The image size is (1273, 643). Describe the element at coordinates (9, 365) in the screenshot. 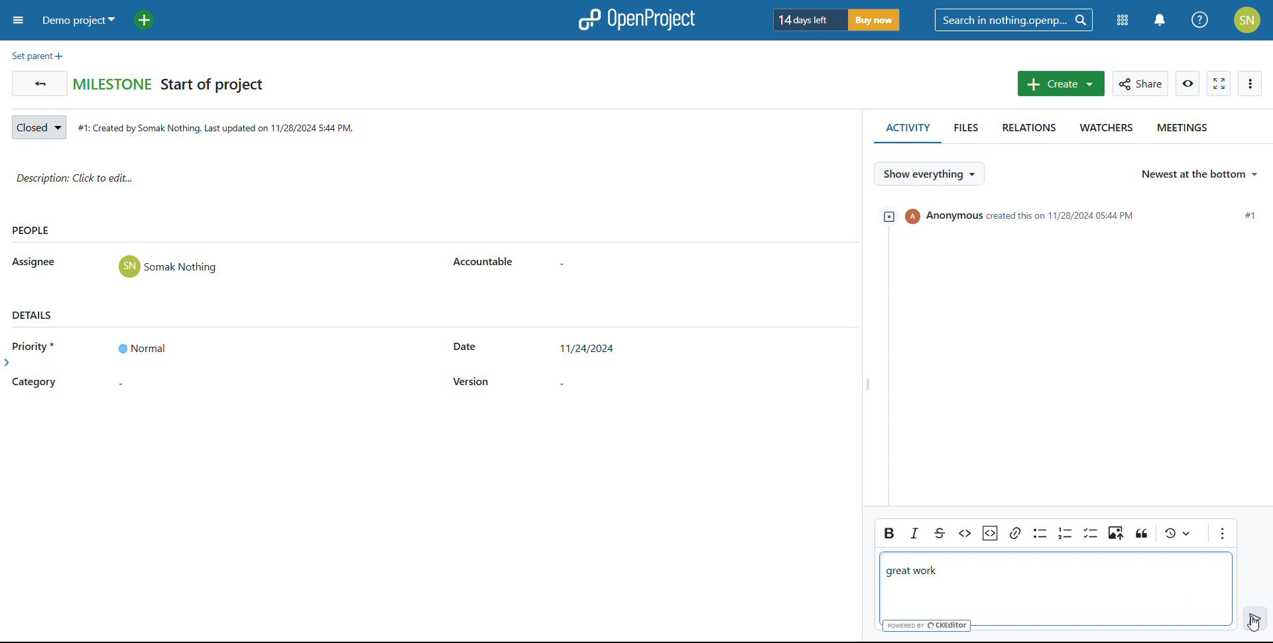

I see `expand side bar` at that location.